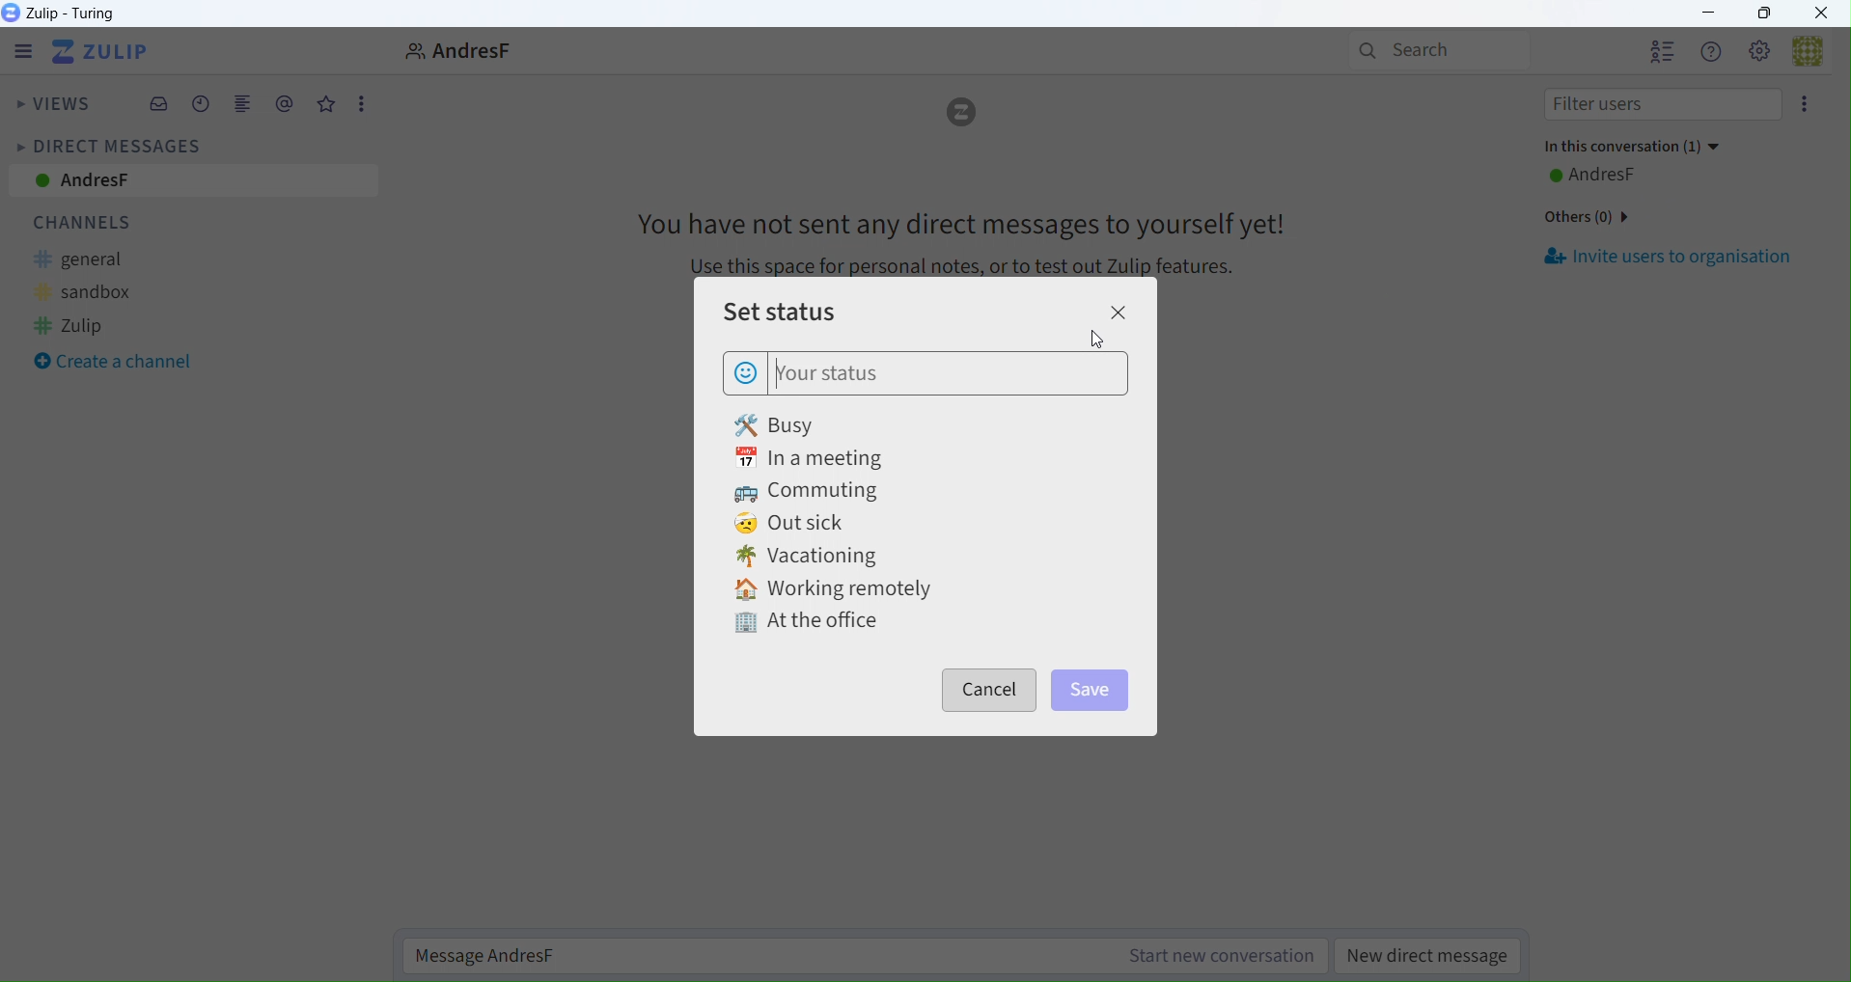  I want to click on Cancel, so click(987, 688).